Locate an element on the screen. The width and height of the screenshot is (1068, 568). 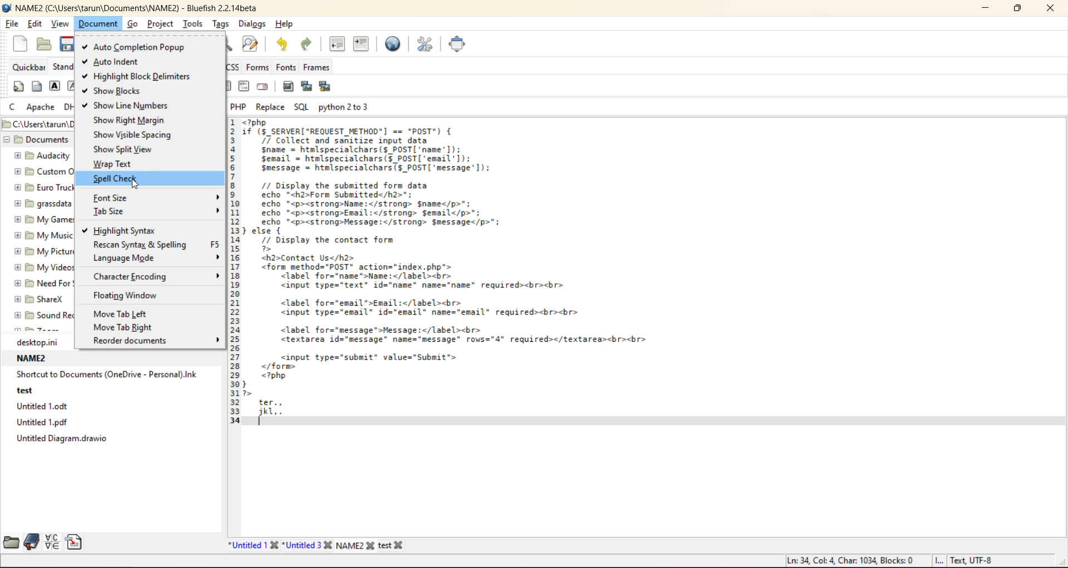
recorder documents is located at coordinates (156, 344).